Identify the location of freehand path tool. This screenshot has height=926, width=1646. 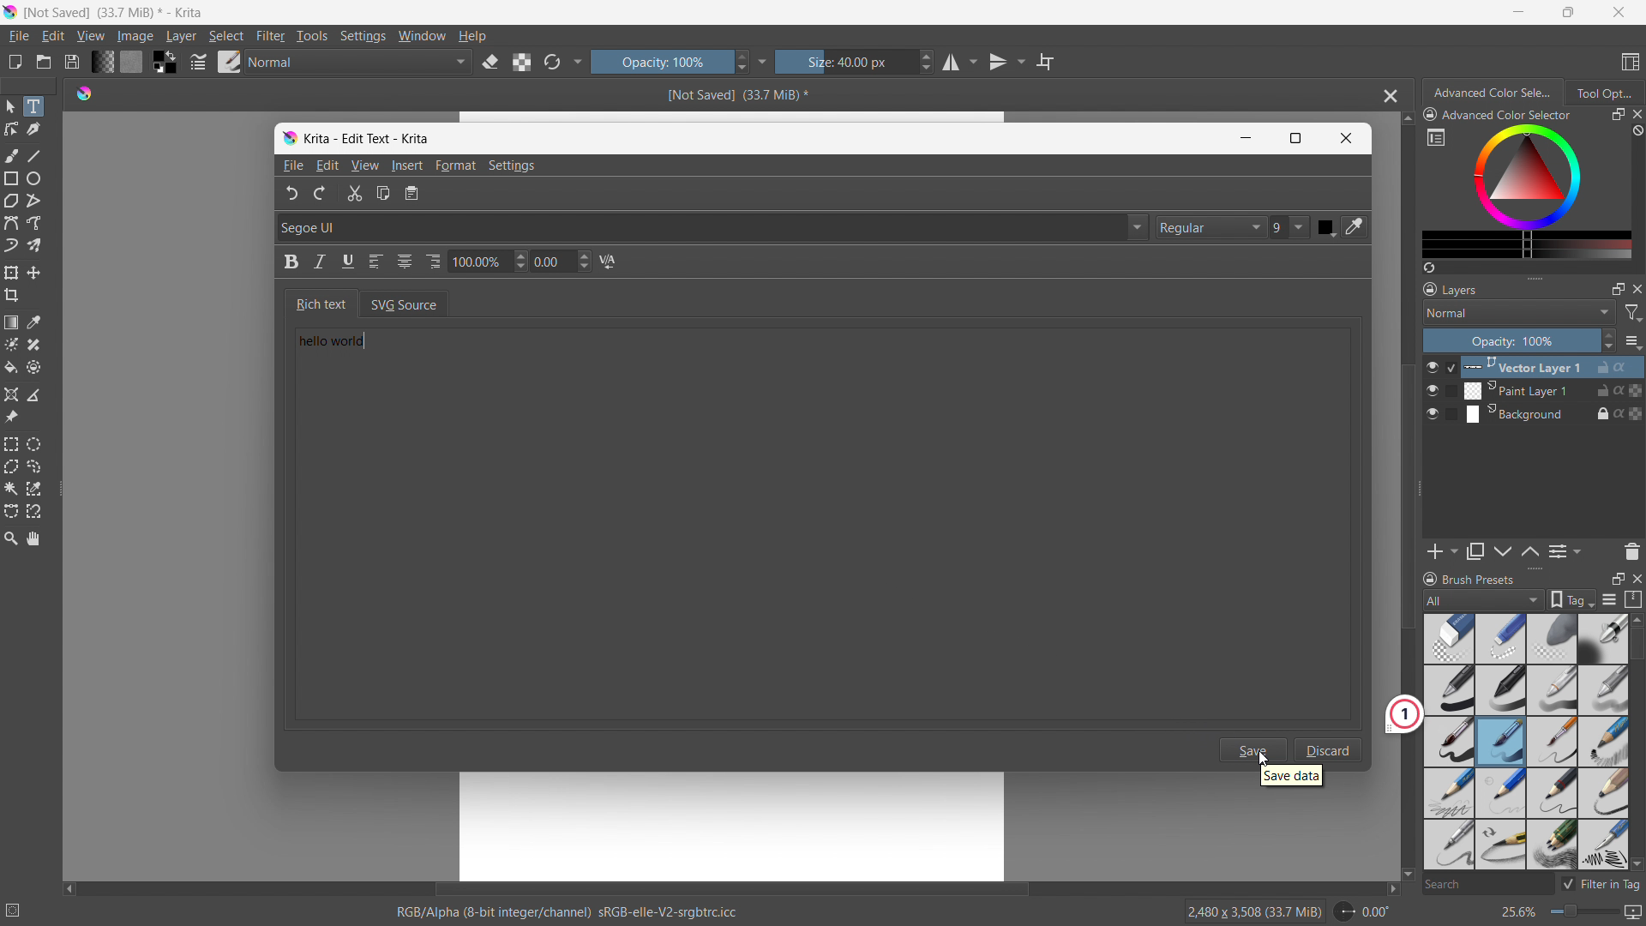
(34, 223).